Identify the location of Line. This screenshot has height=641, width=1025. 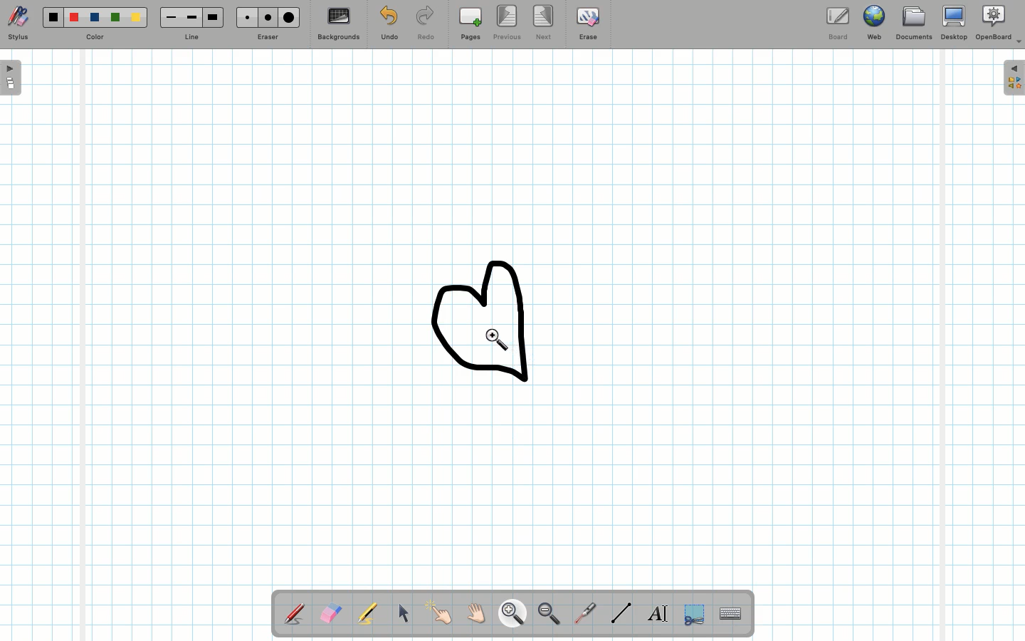
(191, 24).